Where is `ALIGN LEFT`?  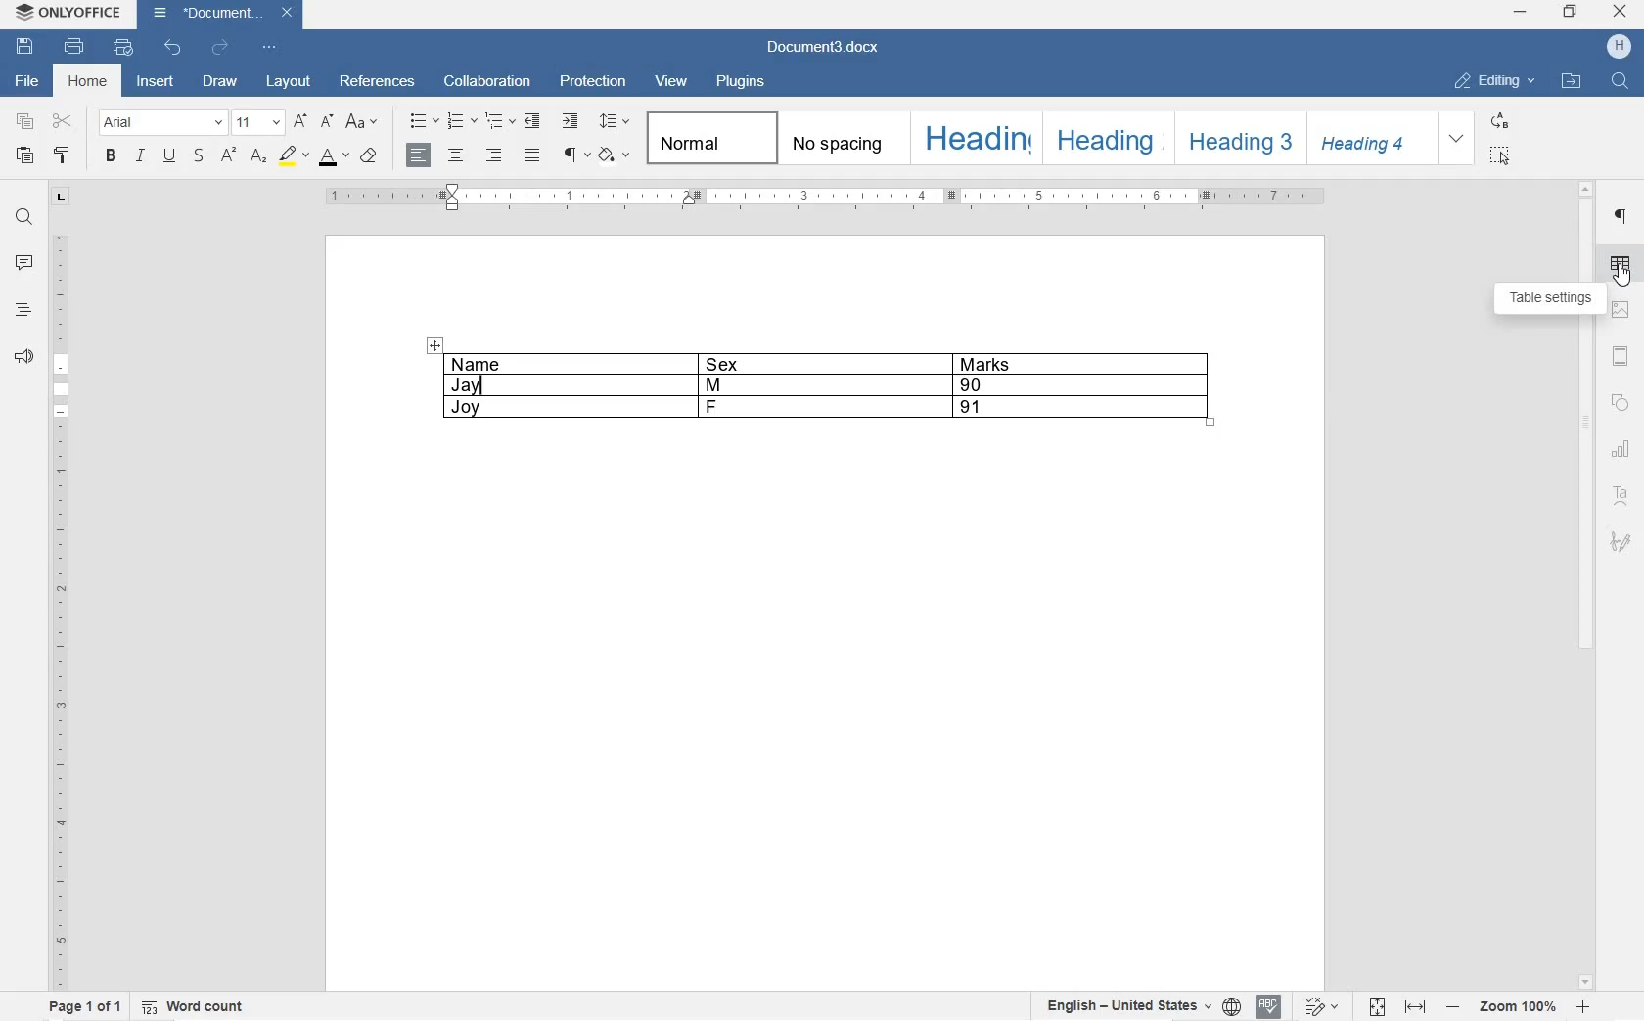
ALIGN LEFT is located at coordinates (421, 155).